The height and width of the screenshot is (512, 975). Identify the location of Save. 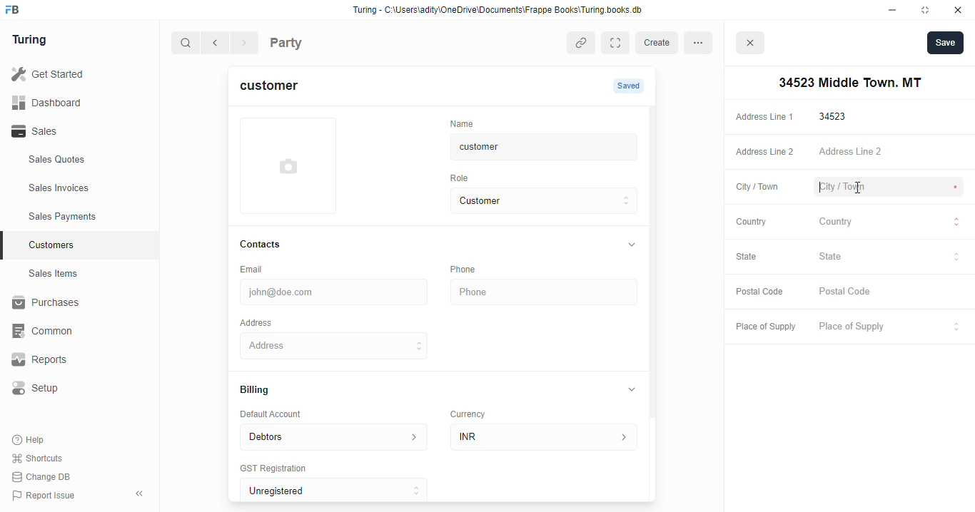
(945, 42).